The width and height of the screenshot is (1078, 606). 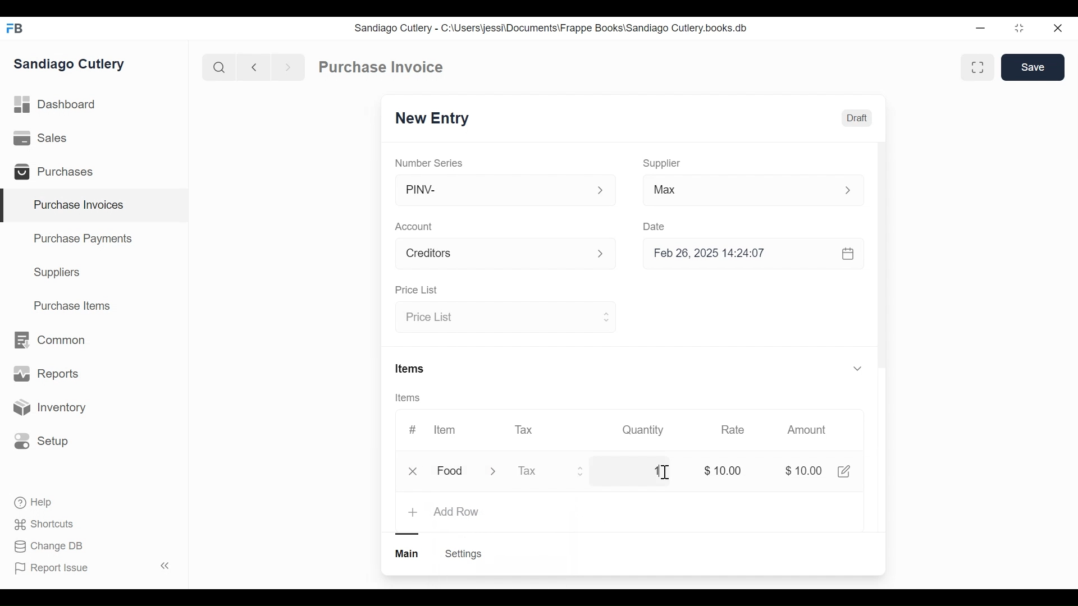 What do you see at coordinates (456, 512) in the screenshot?
I see `Add Row` at bounding box center [456, 512].